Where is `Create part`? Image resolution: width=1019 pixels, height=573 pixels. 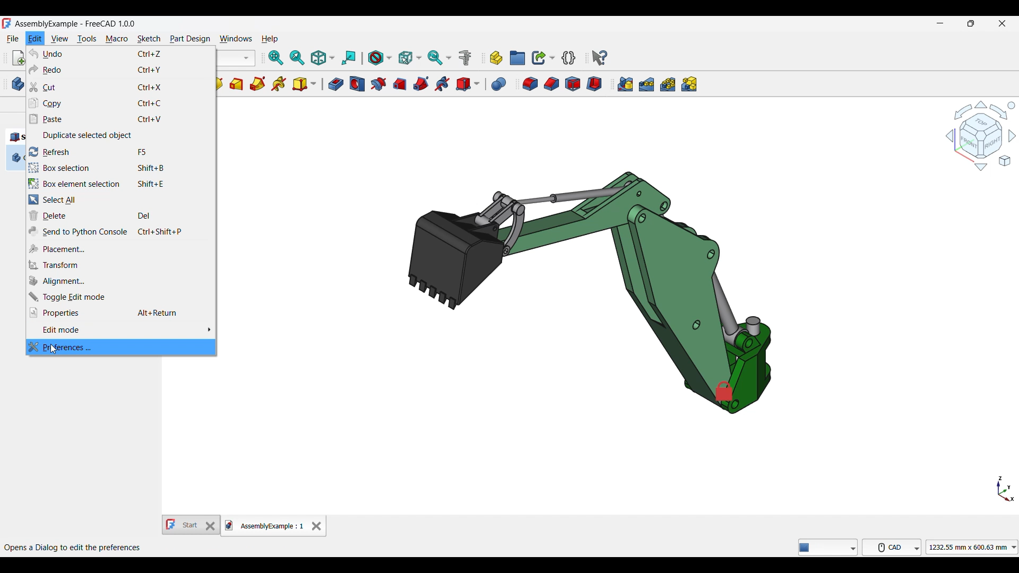 Create part is located at coordinates (496, 58).